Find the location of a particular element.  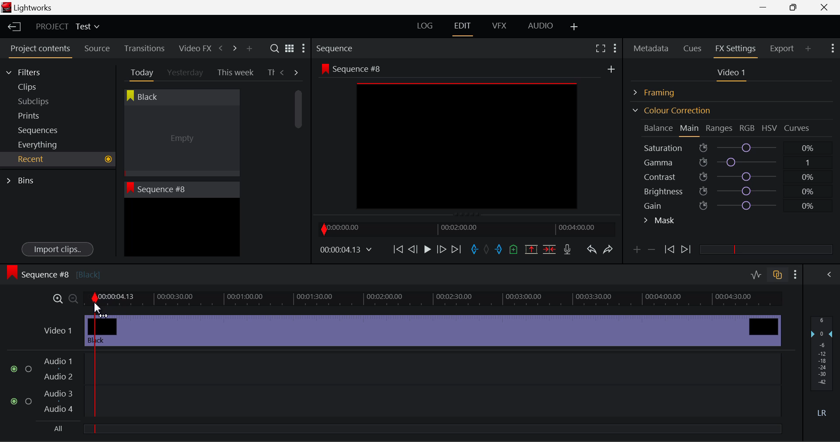

Play is located at coordinates (426, 250).